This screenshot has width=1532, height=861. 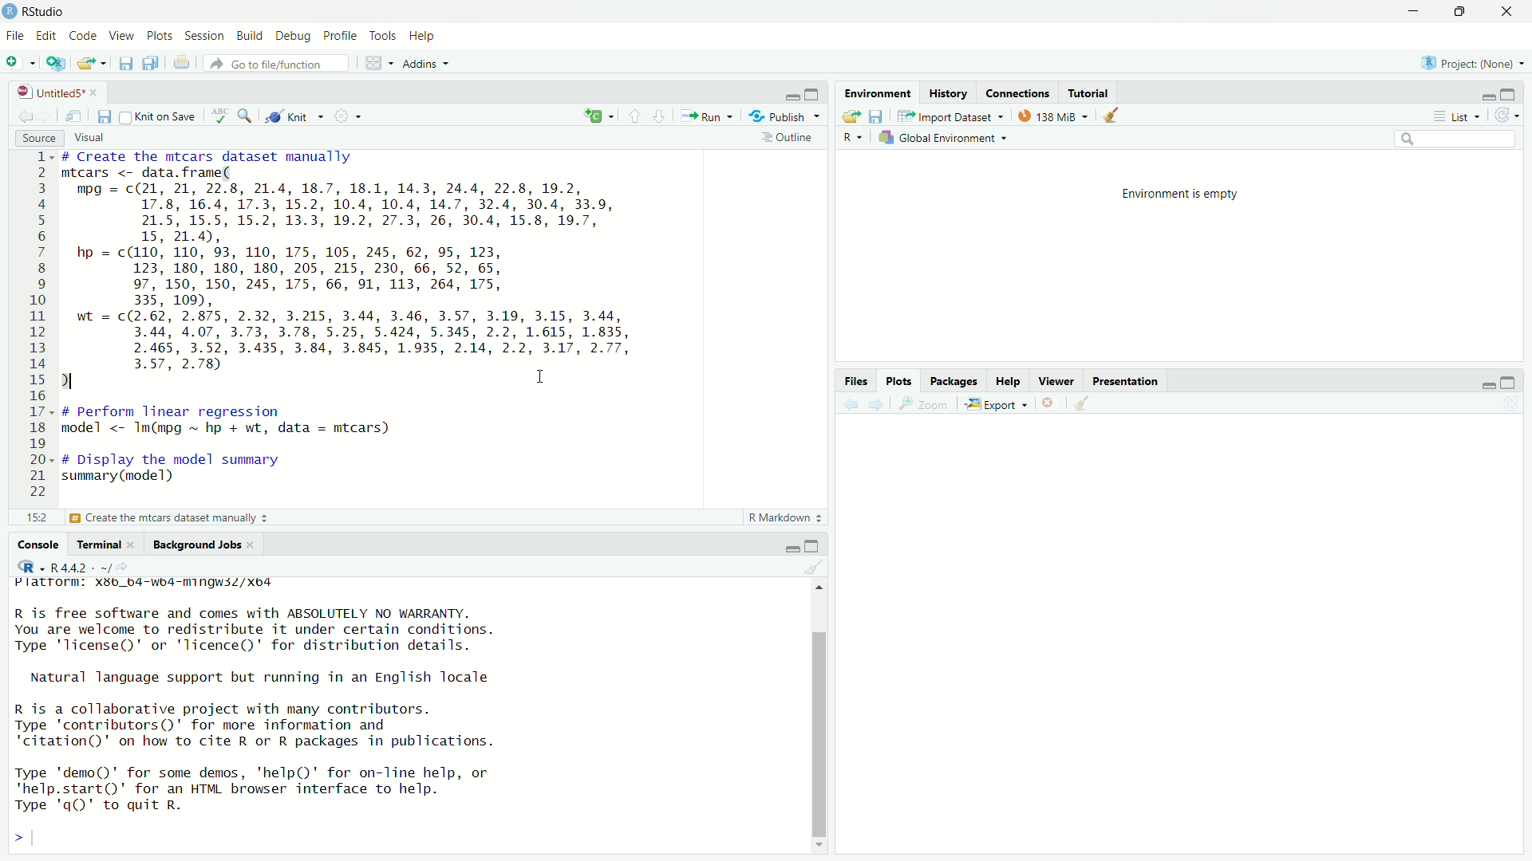 What do you see at coordinates (876, 116) in the screenshot?
I see `save workspace as...` at bounding box center [876, 116].